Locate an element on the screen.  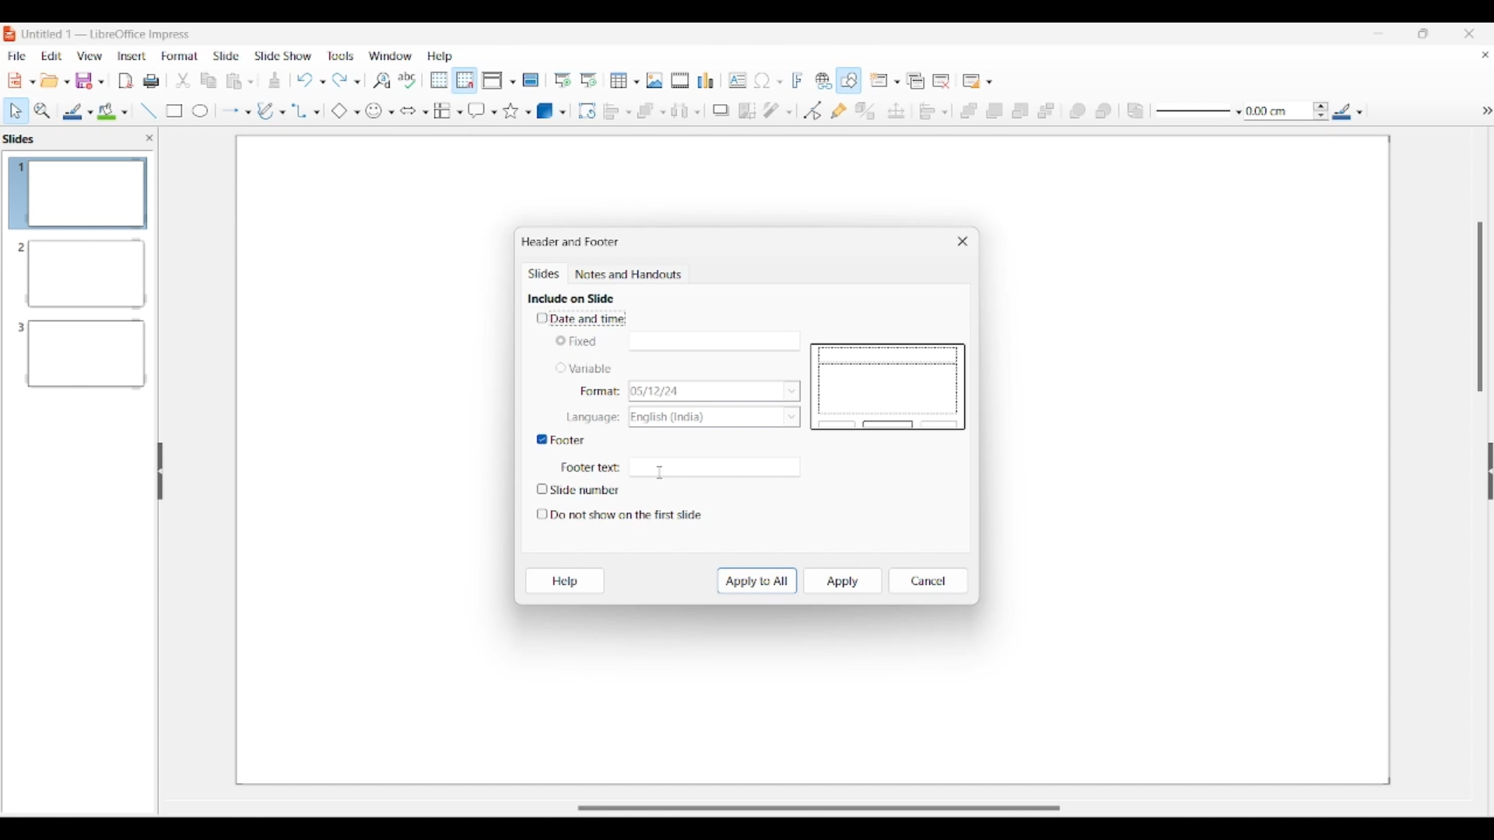
Insert menu is located at coordinates (132, 57).